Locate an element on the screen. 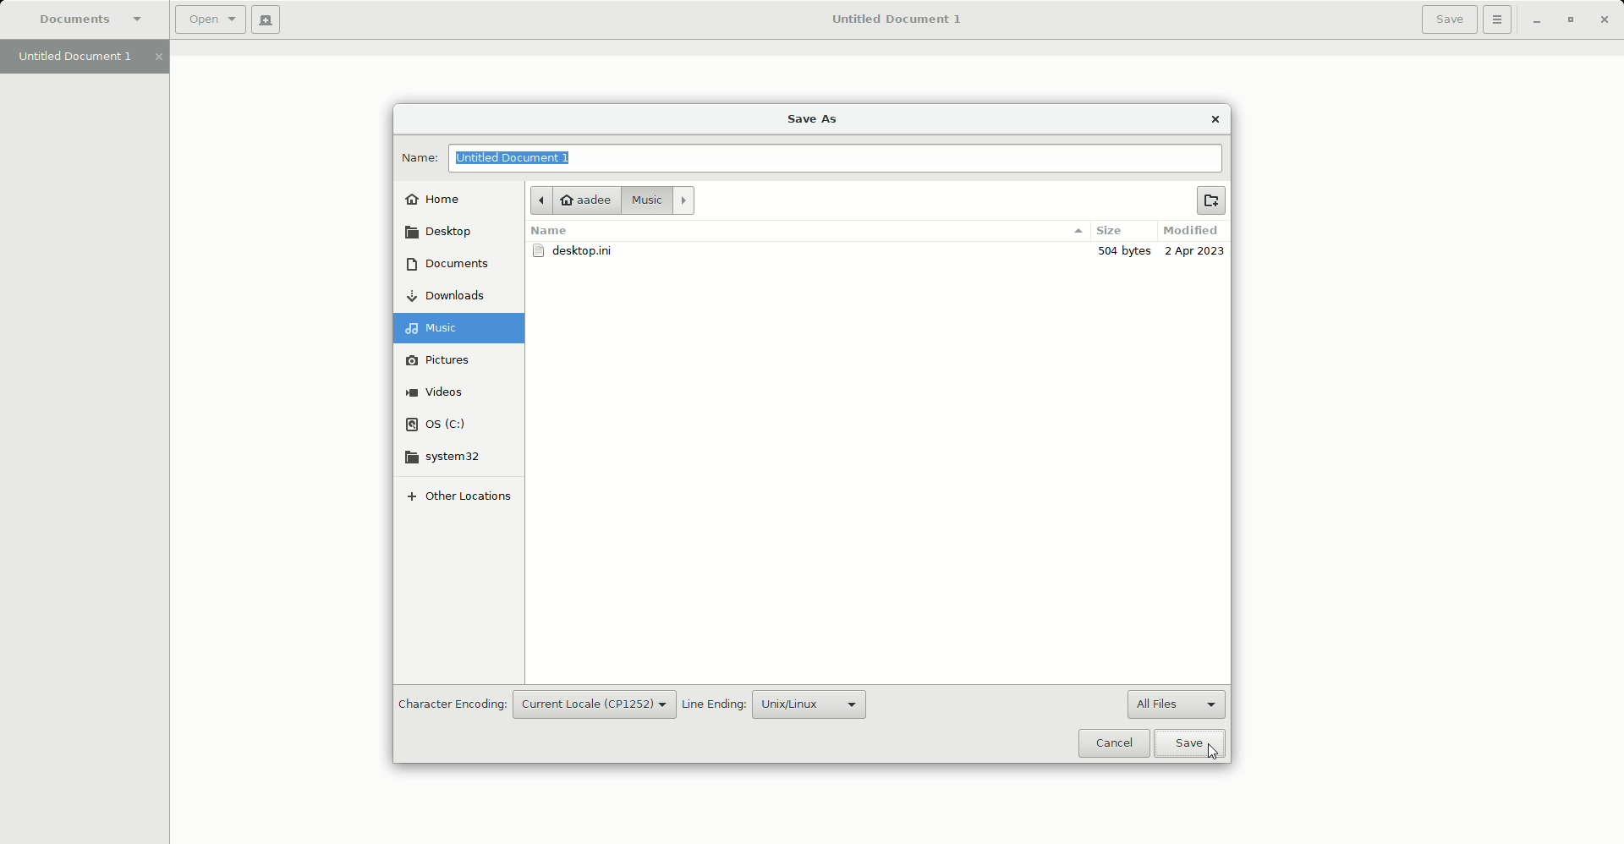  Other locations is located at coordinates (453, 496).